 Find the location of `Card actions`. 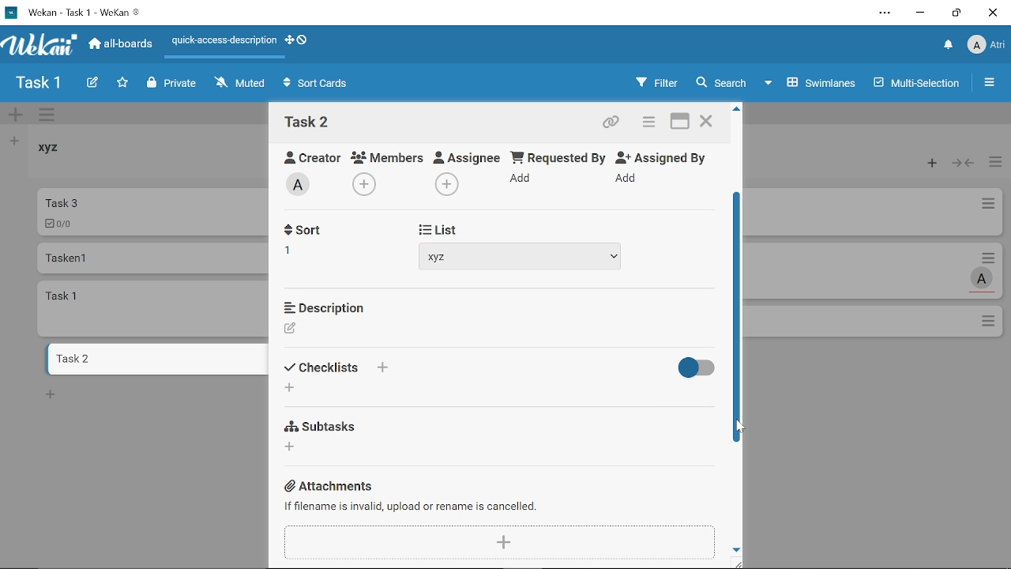

Card actions is located at coordinates (992, 257).